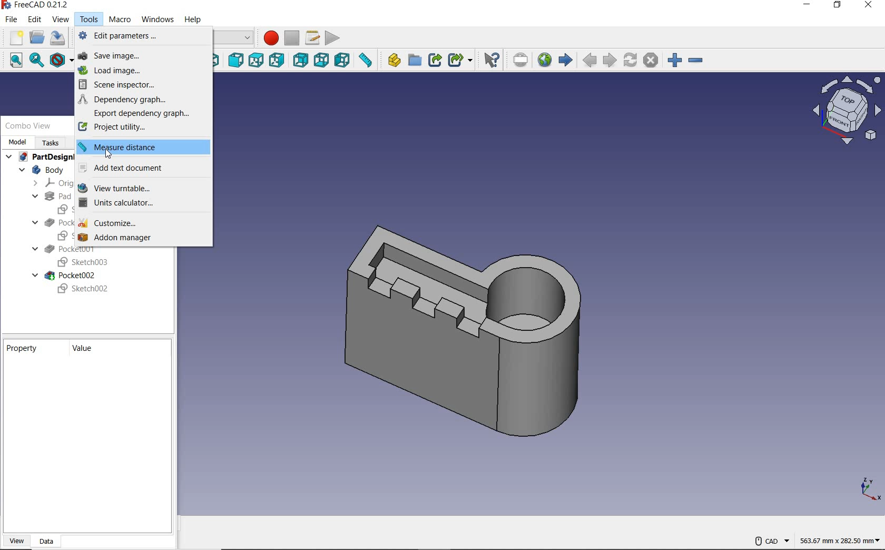 The height and width of the screenshot is (550, 885). I want to click on open, so click(37, 38).